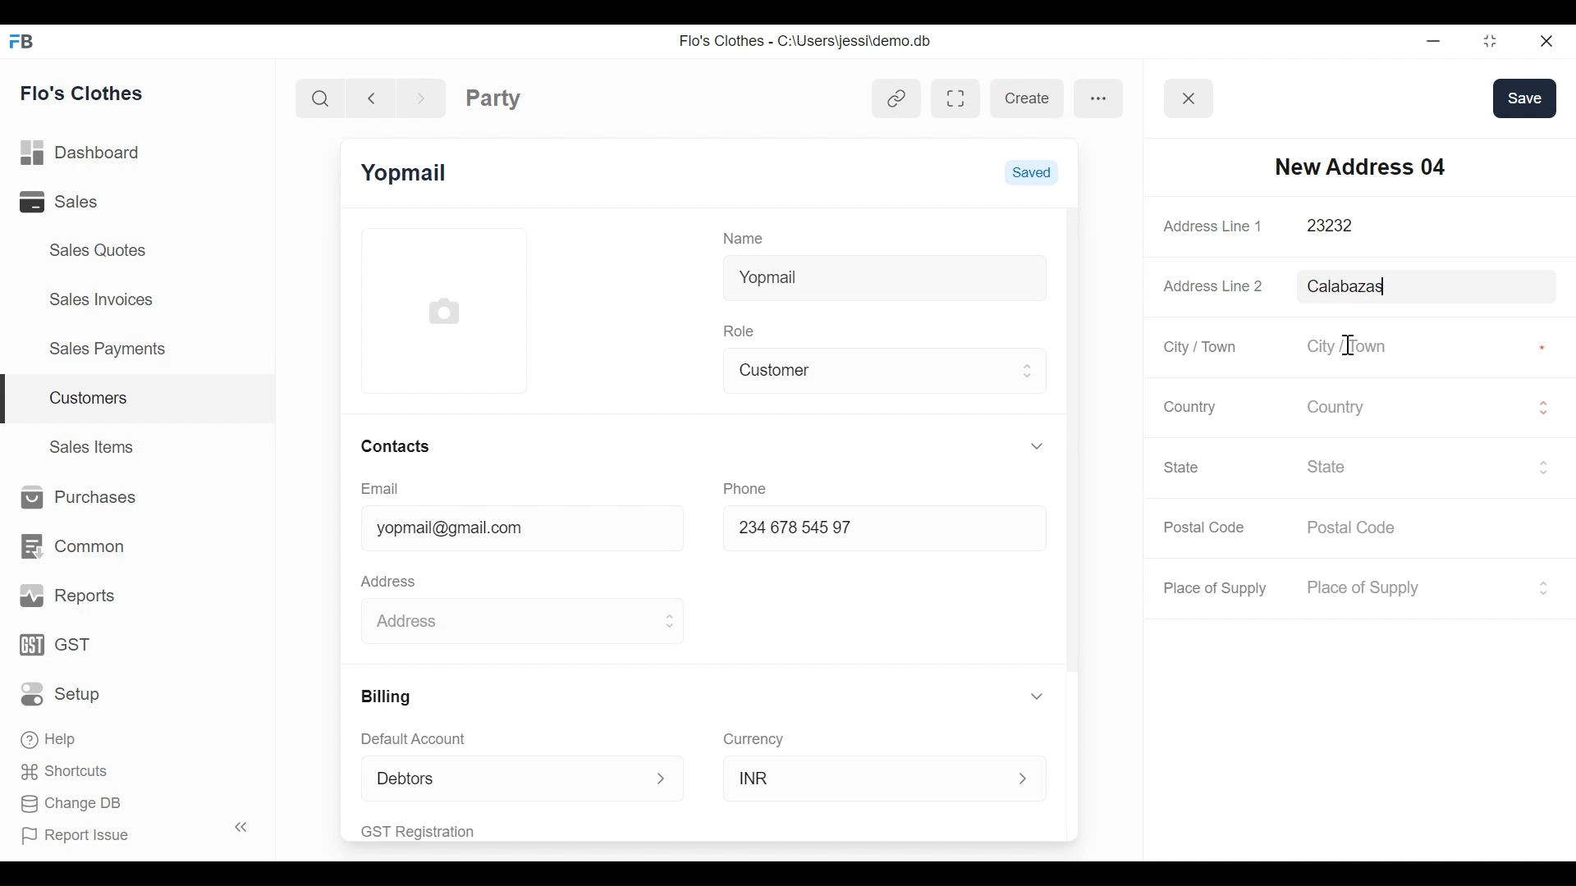 The height and width of the screenshot is (886, 1576). What do you see at coordinates (884, 275) in the screenshot?
I see `Yopmail` at bounding box center [884, 275].